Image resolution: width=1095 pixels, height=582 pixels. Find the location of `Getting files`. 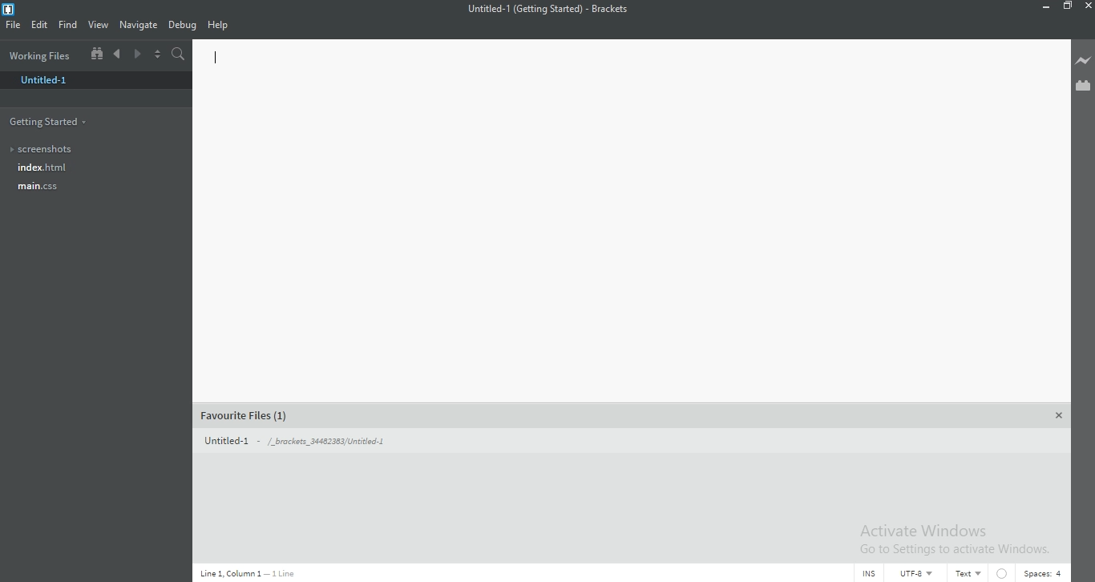

Getting files is located at coordinates (66, 121).